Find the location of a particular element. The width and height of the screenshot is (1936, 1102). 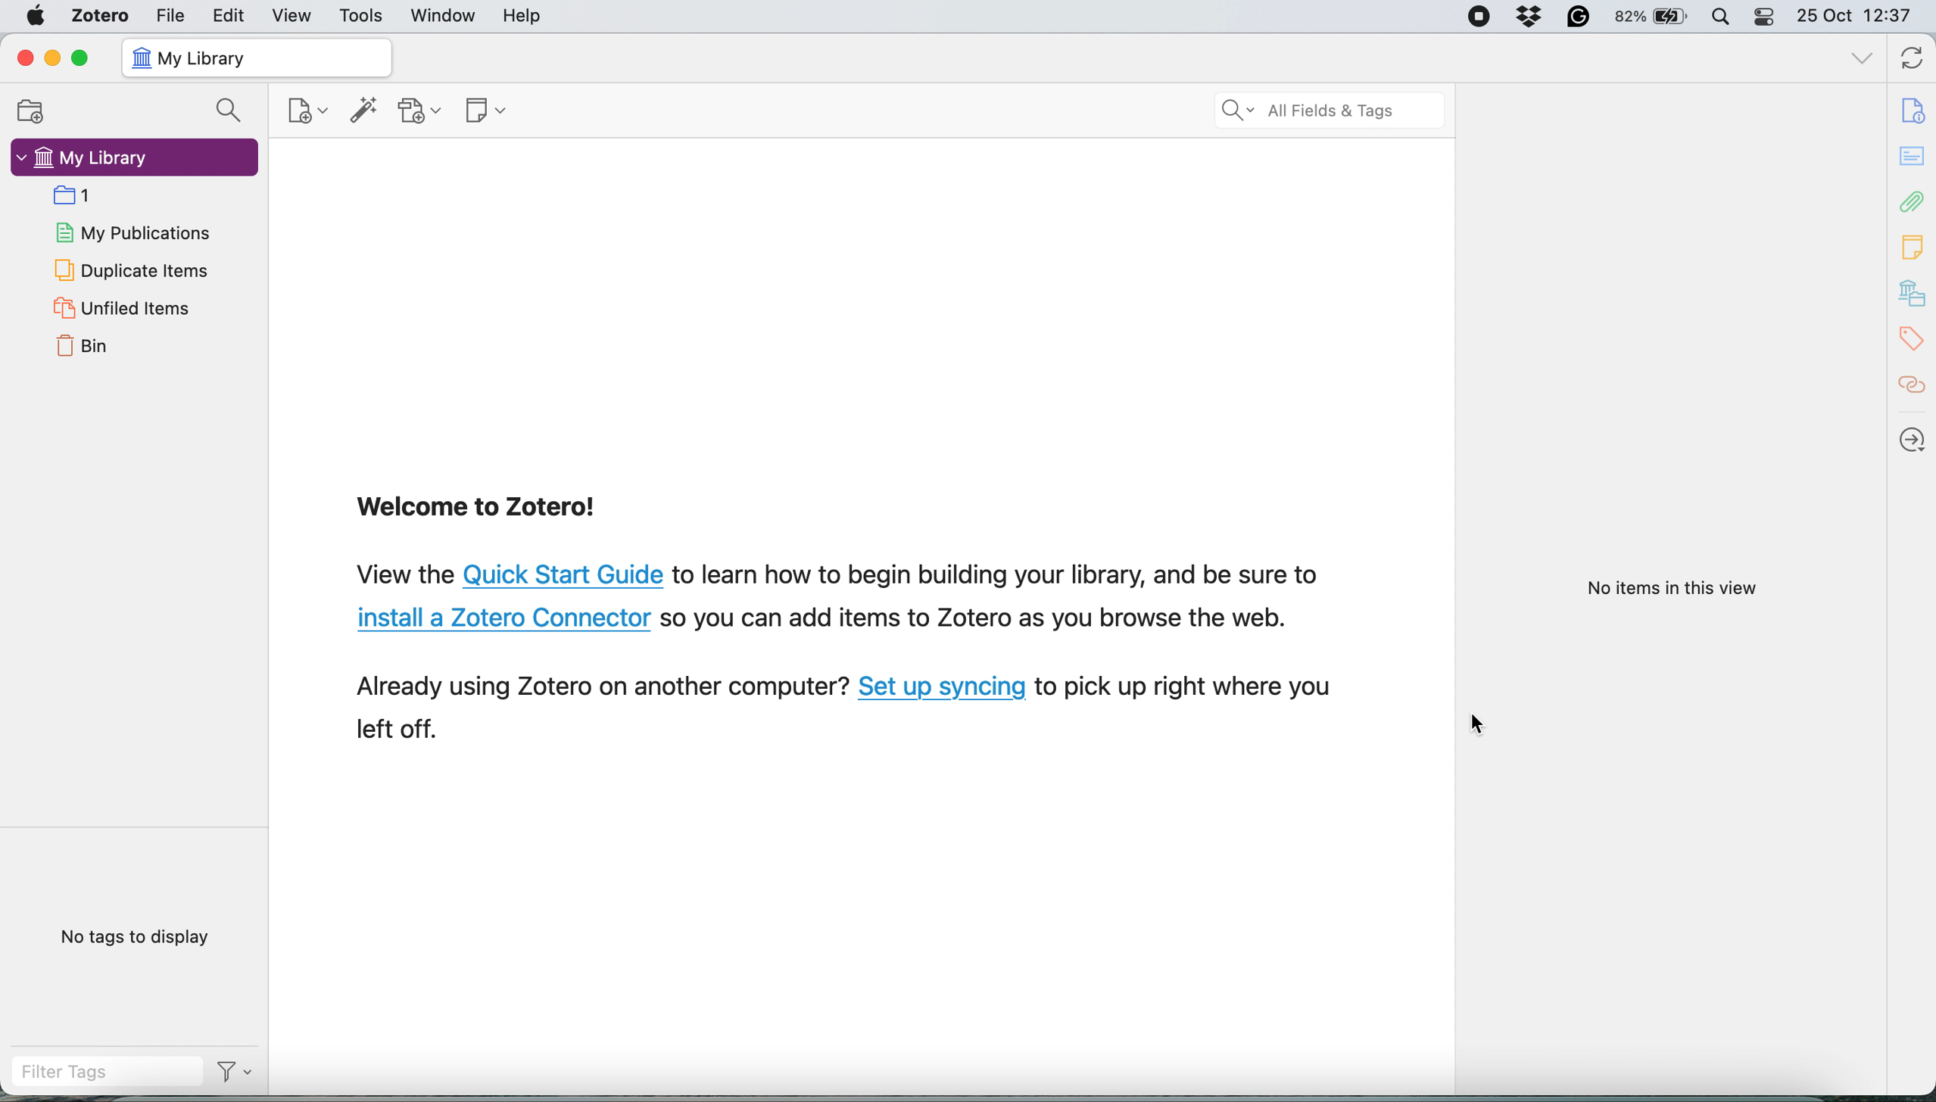

help is located at coordinates (527, 17).